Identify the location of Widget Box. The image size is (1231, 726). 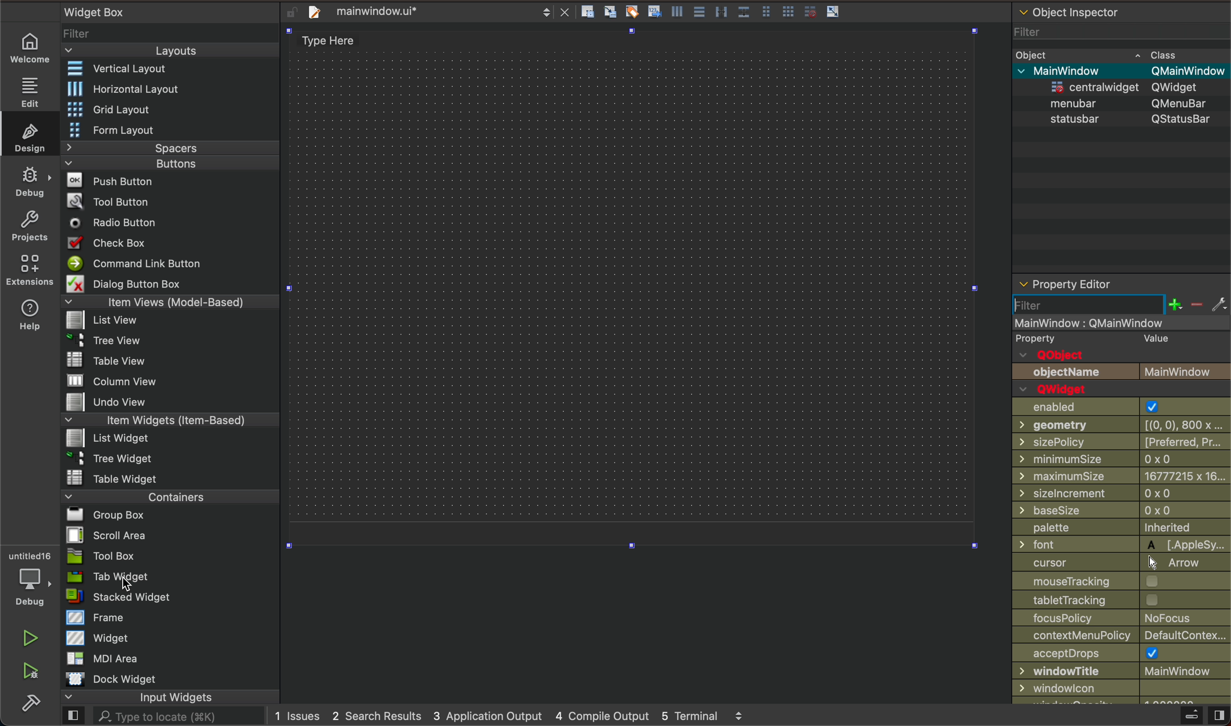
(91, 12).